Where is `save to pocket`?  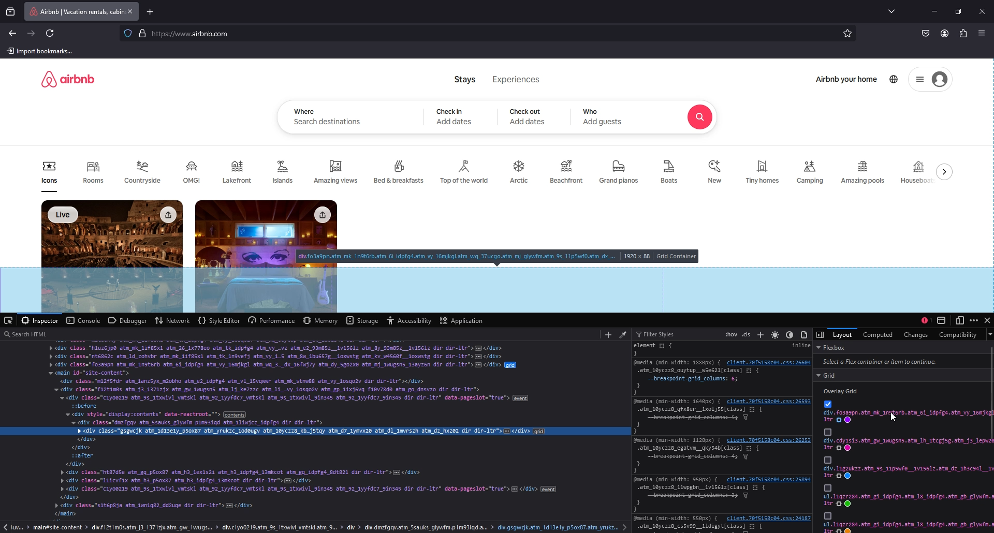 save to pocket is located at coordinates (926, 34).